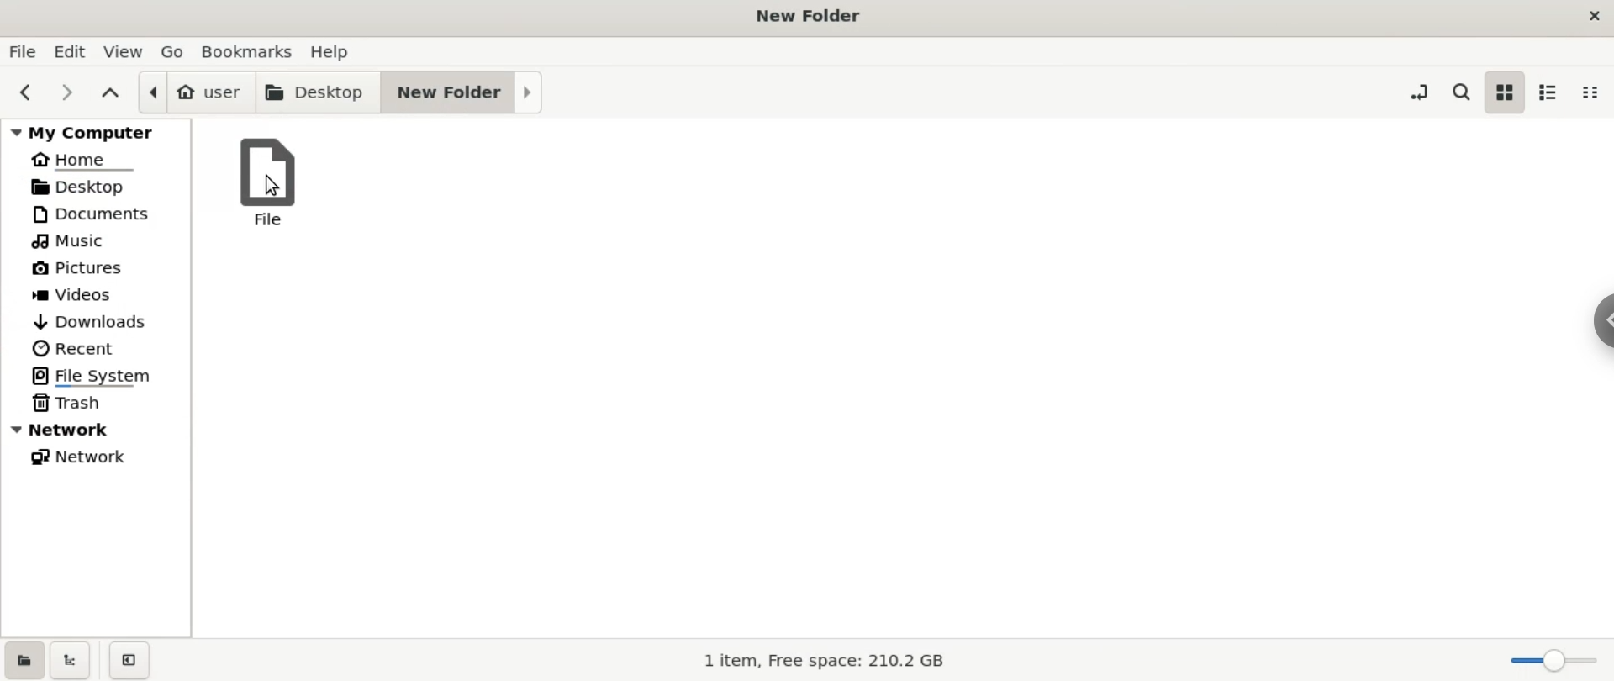 This screenshot has width=1614, height=681. Describe the element at coordinates (97, 293) in the screenshot. I see `videos` at that location.